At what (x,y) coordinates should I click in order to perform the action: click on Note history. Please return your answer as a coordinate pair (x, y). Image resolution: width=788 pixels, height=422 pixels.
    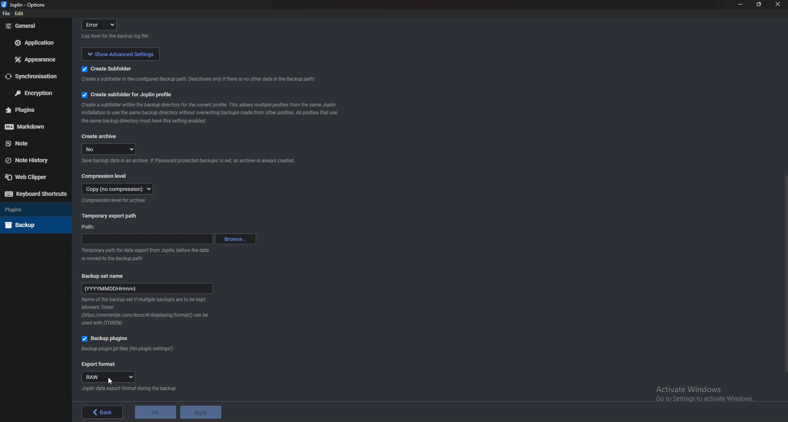
    Looking at the image, I should click on (32, 160).